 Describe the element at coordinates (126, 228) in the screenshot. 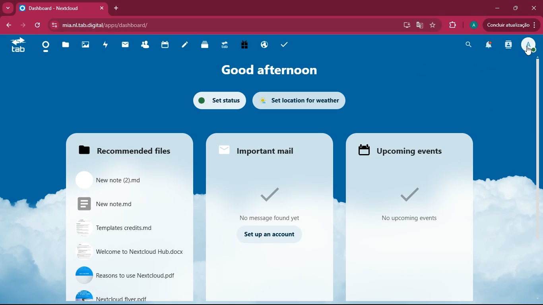

I see `file` at that location.